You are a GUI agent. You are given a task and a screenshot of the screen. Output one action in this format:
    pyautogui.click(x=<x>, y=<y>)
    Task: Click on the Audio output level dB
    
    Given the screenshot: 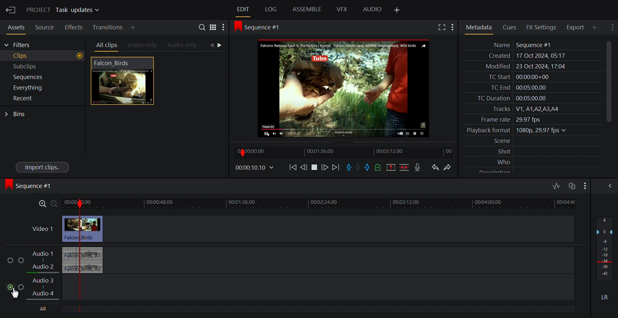 What is the action you would take?
    pyautogui.click(x=605, y=248)
    